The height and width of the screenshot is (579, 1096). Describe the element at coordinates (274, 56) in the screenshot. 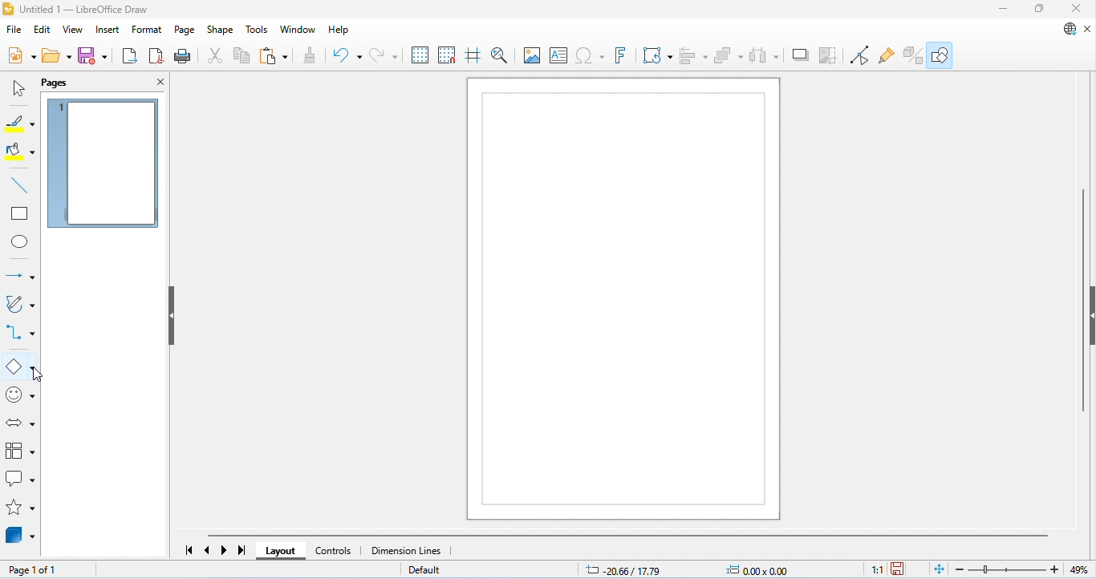

I see `paste` at that location.